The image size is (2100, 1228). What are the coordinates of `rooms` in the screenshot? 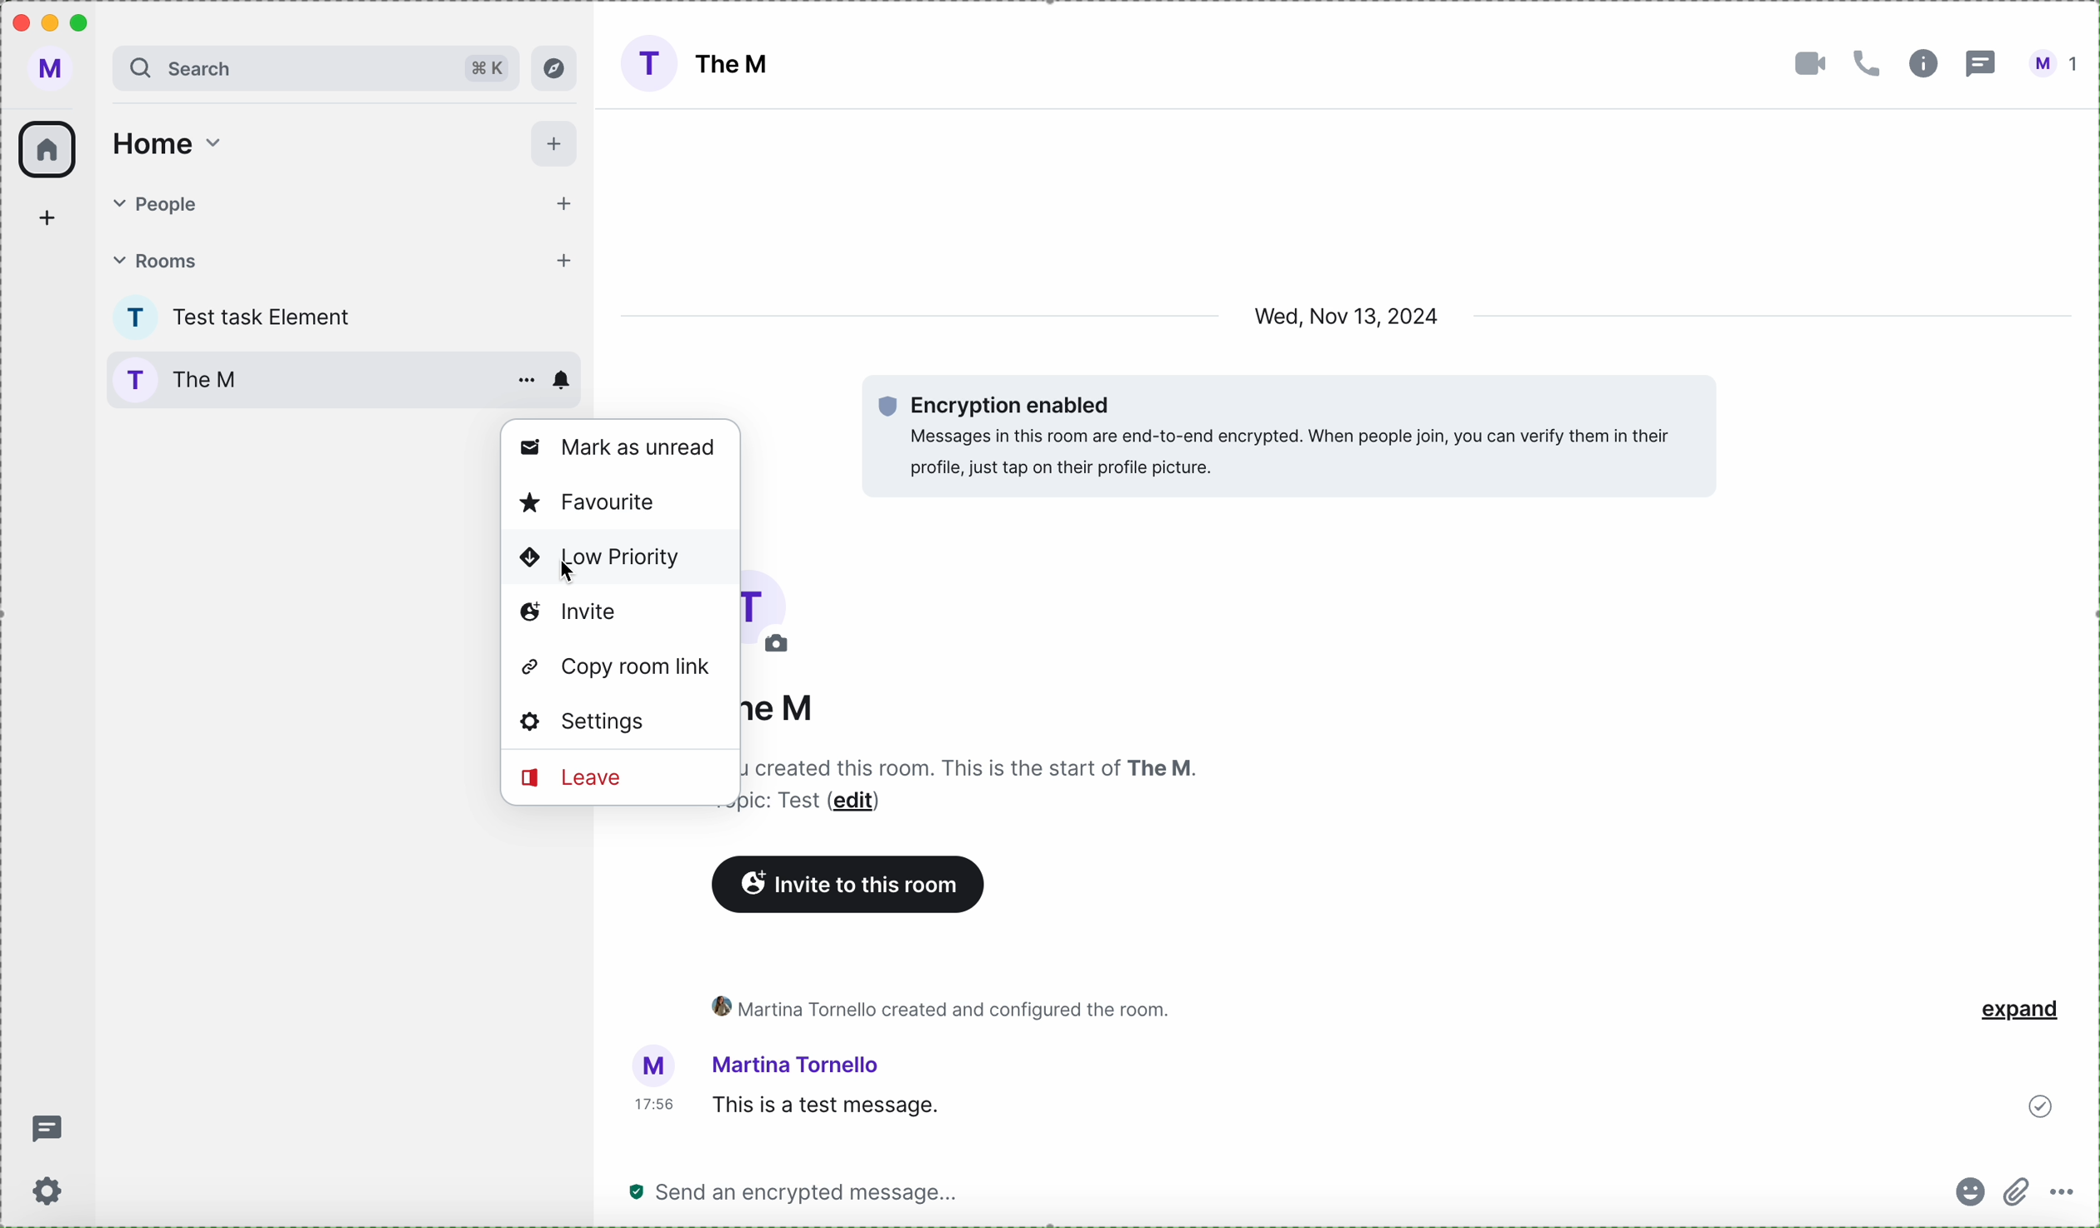 It's located at (312, 258).